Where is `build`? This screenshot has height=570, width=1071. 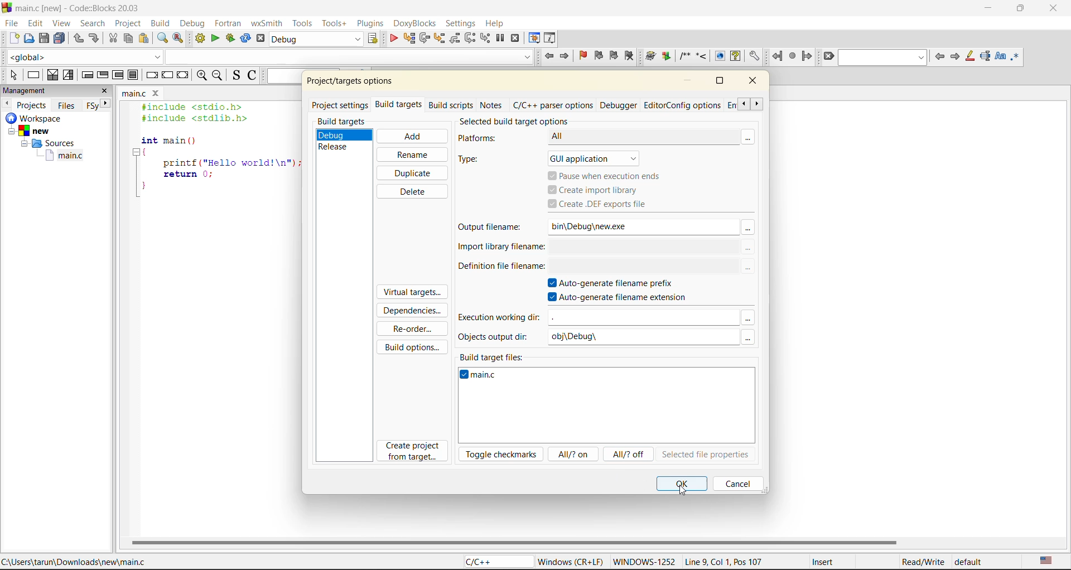
build is located at coordinates (162, 22).